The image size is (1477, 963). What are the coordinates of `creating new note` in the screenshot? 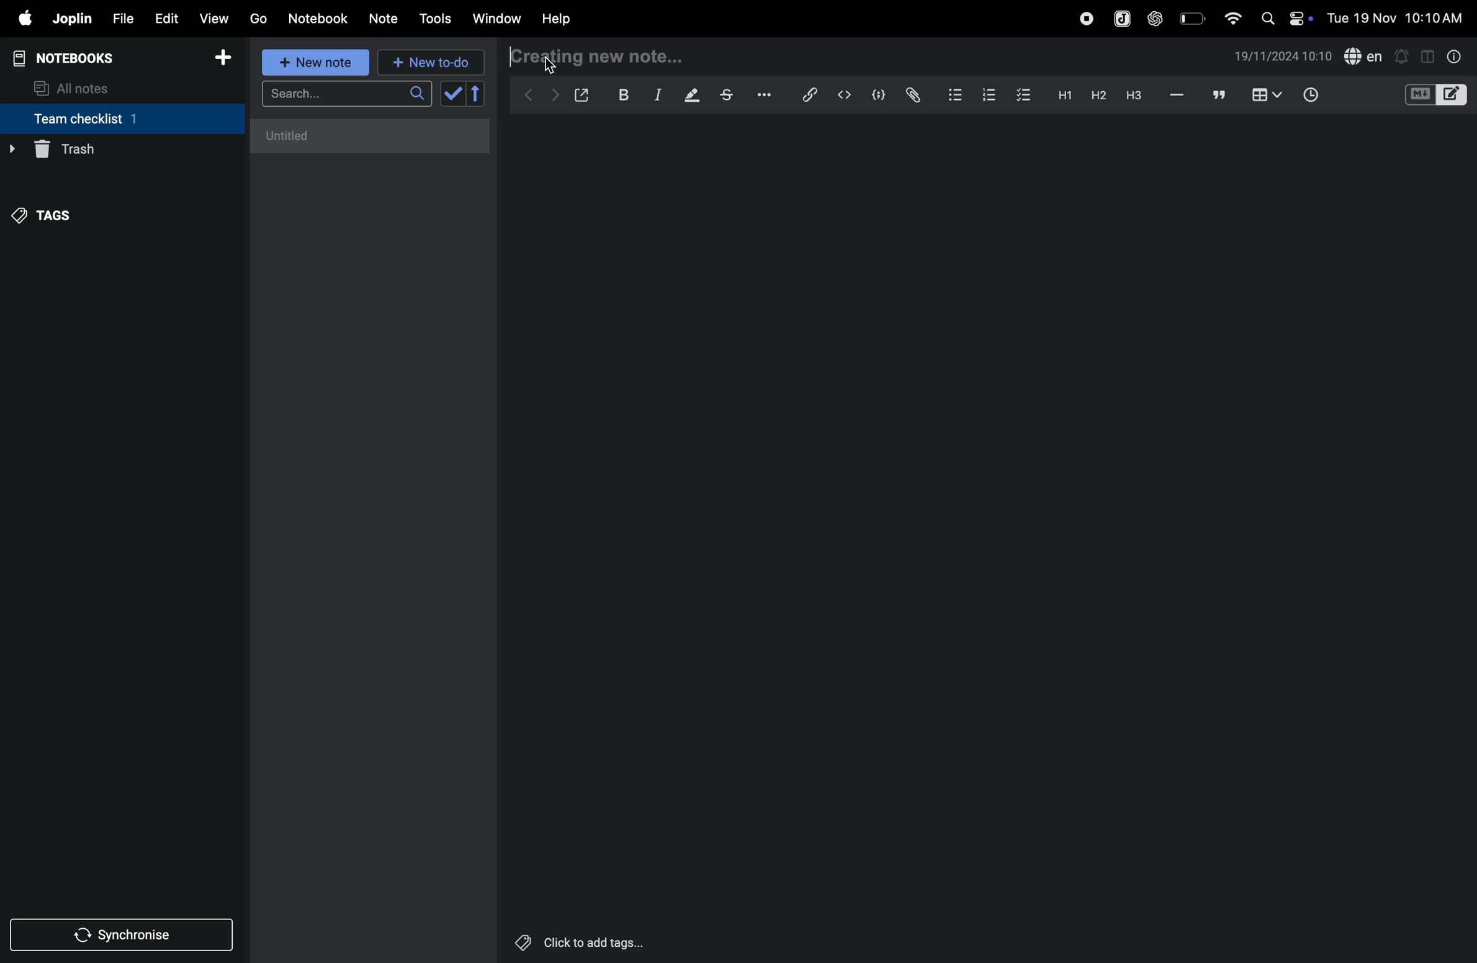 It's located at (621, 56).